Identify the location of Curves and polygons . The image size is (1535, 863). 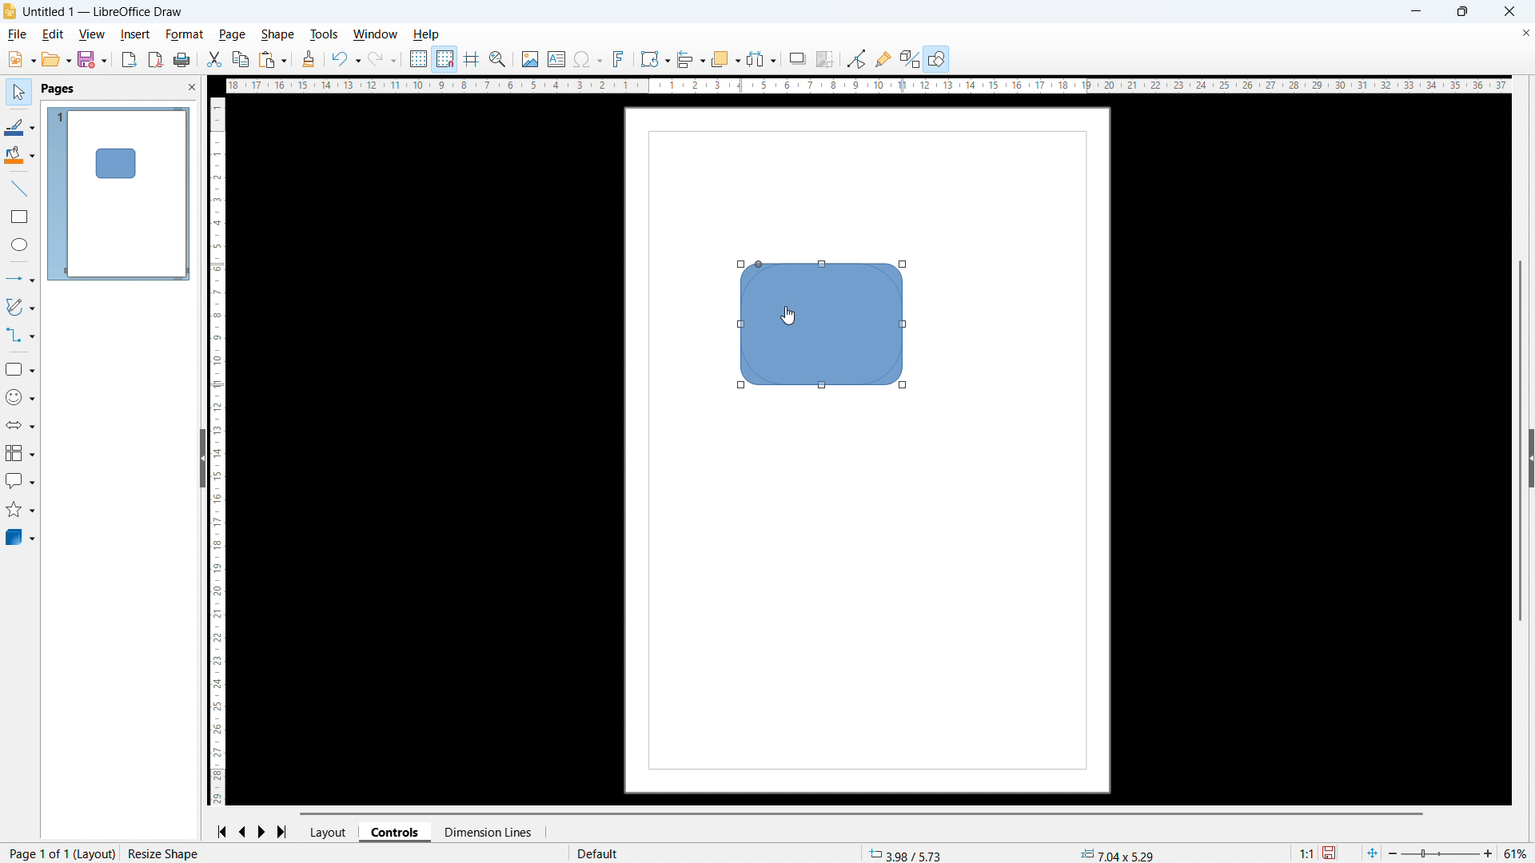
(20, 307).